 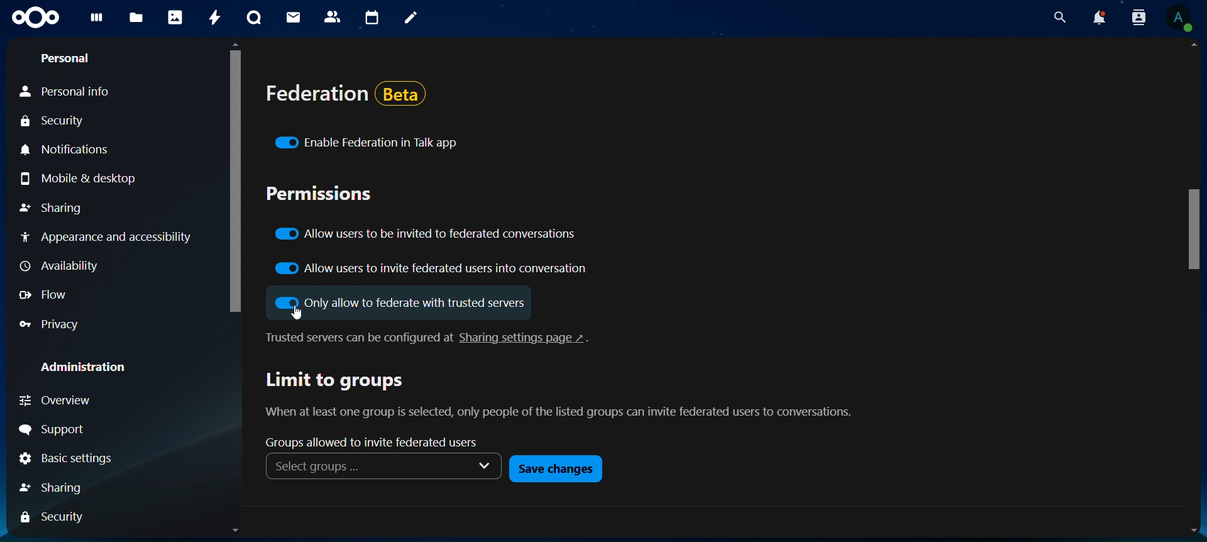 What do you see at coordinates (60, 400) in the screenshot?
I see `overview ` at bounding box center [60, 400].